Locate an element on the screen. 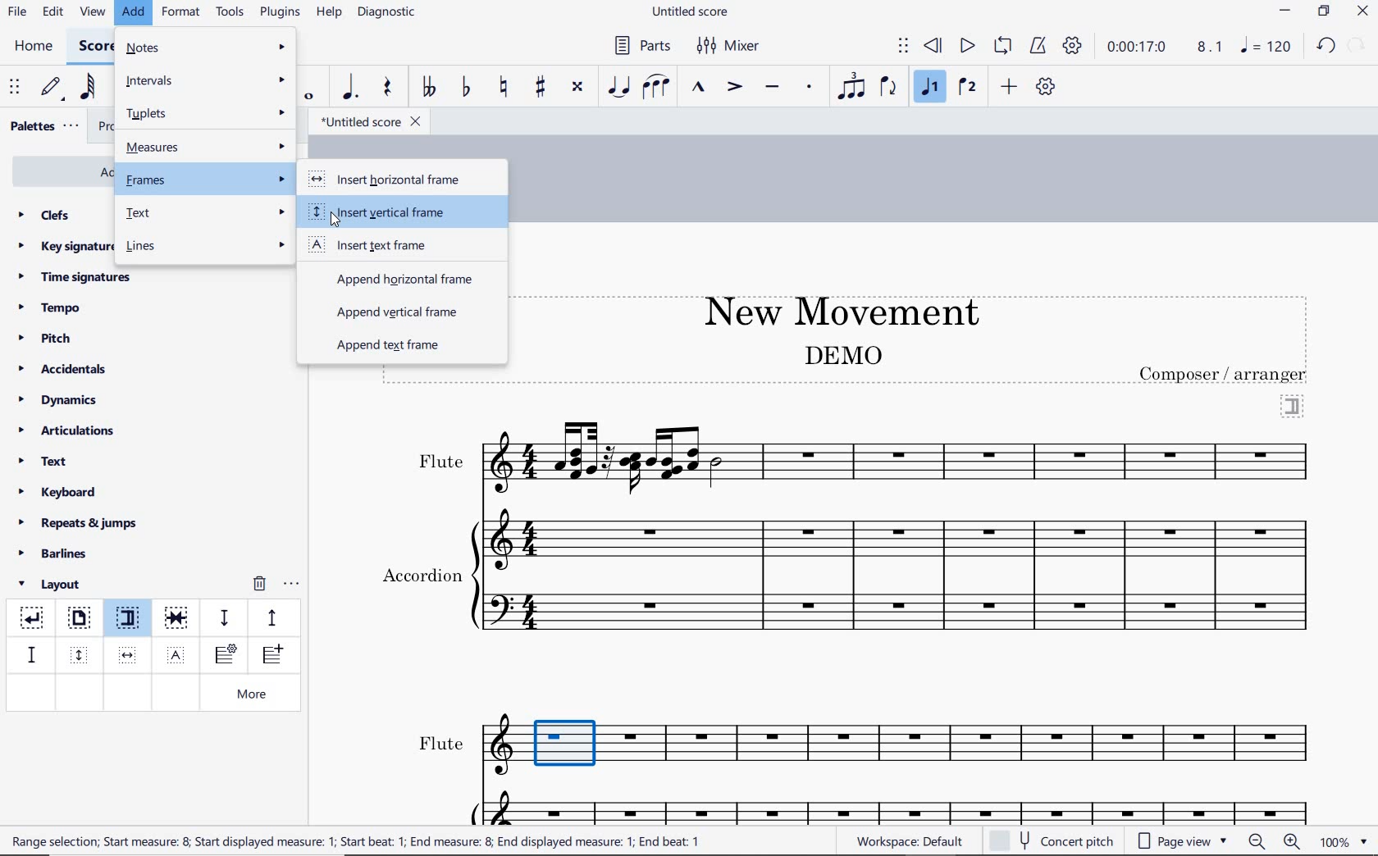 Image resolution: width=1378 pixels, height=856 pixels. view is located at coordinates (90, 13).